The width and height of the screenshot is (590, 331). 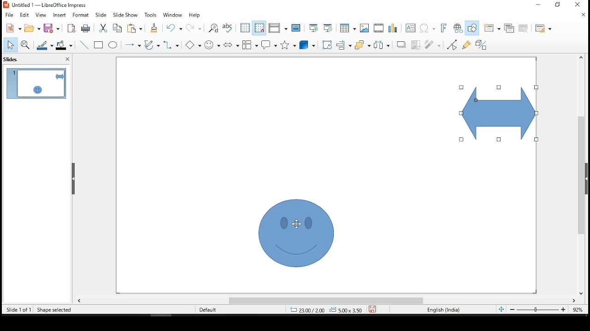 I want to click on undo, so click(x=175, y=29).